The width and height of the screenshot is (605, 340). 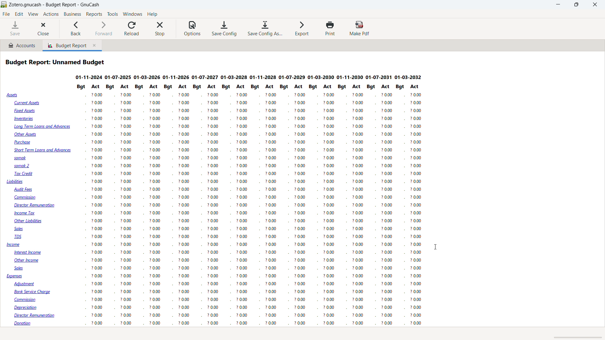 I want to click on close, so click(x=43, y=29).